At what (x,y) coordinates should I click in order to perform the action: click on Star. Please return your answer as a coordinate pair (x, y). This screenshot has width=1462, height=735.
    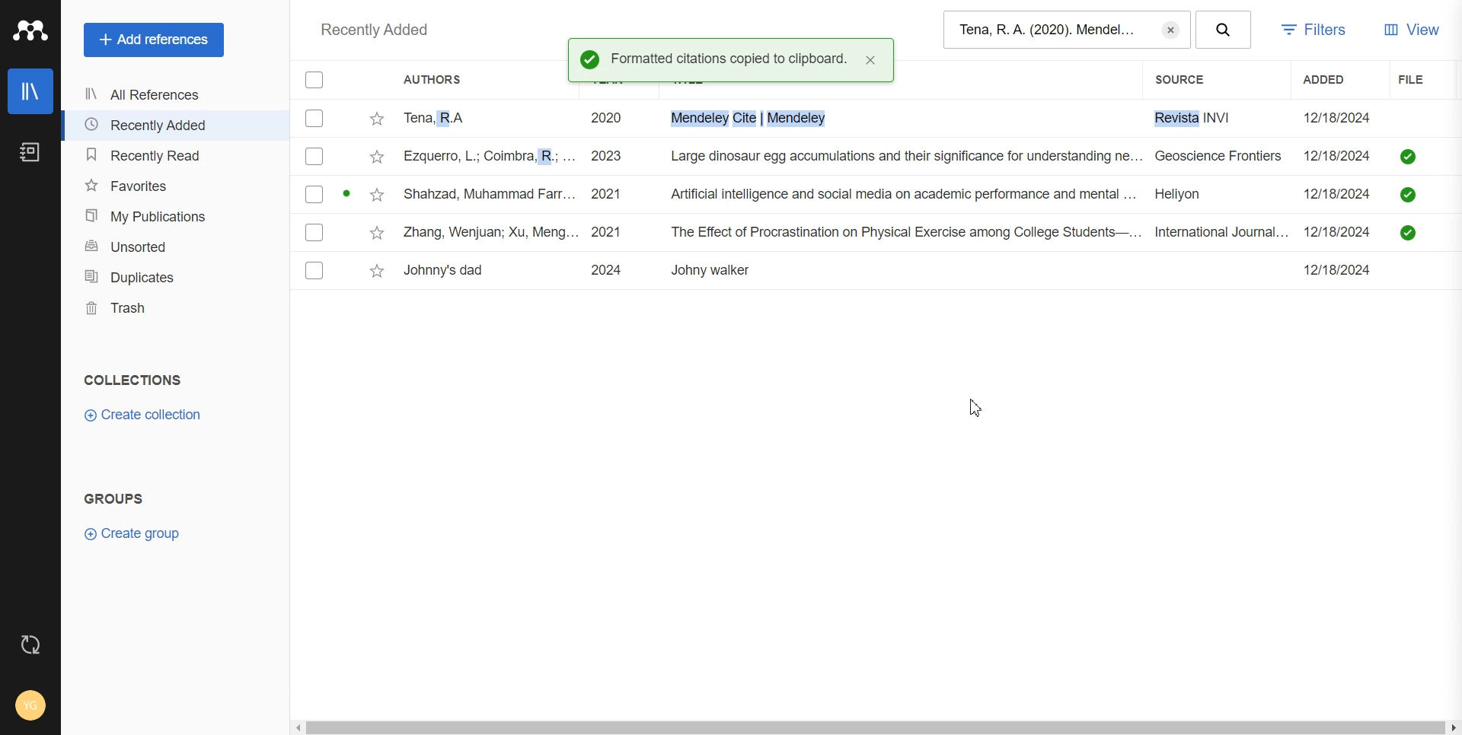
    Looking at the image, I should click on (376, 231).